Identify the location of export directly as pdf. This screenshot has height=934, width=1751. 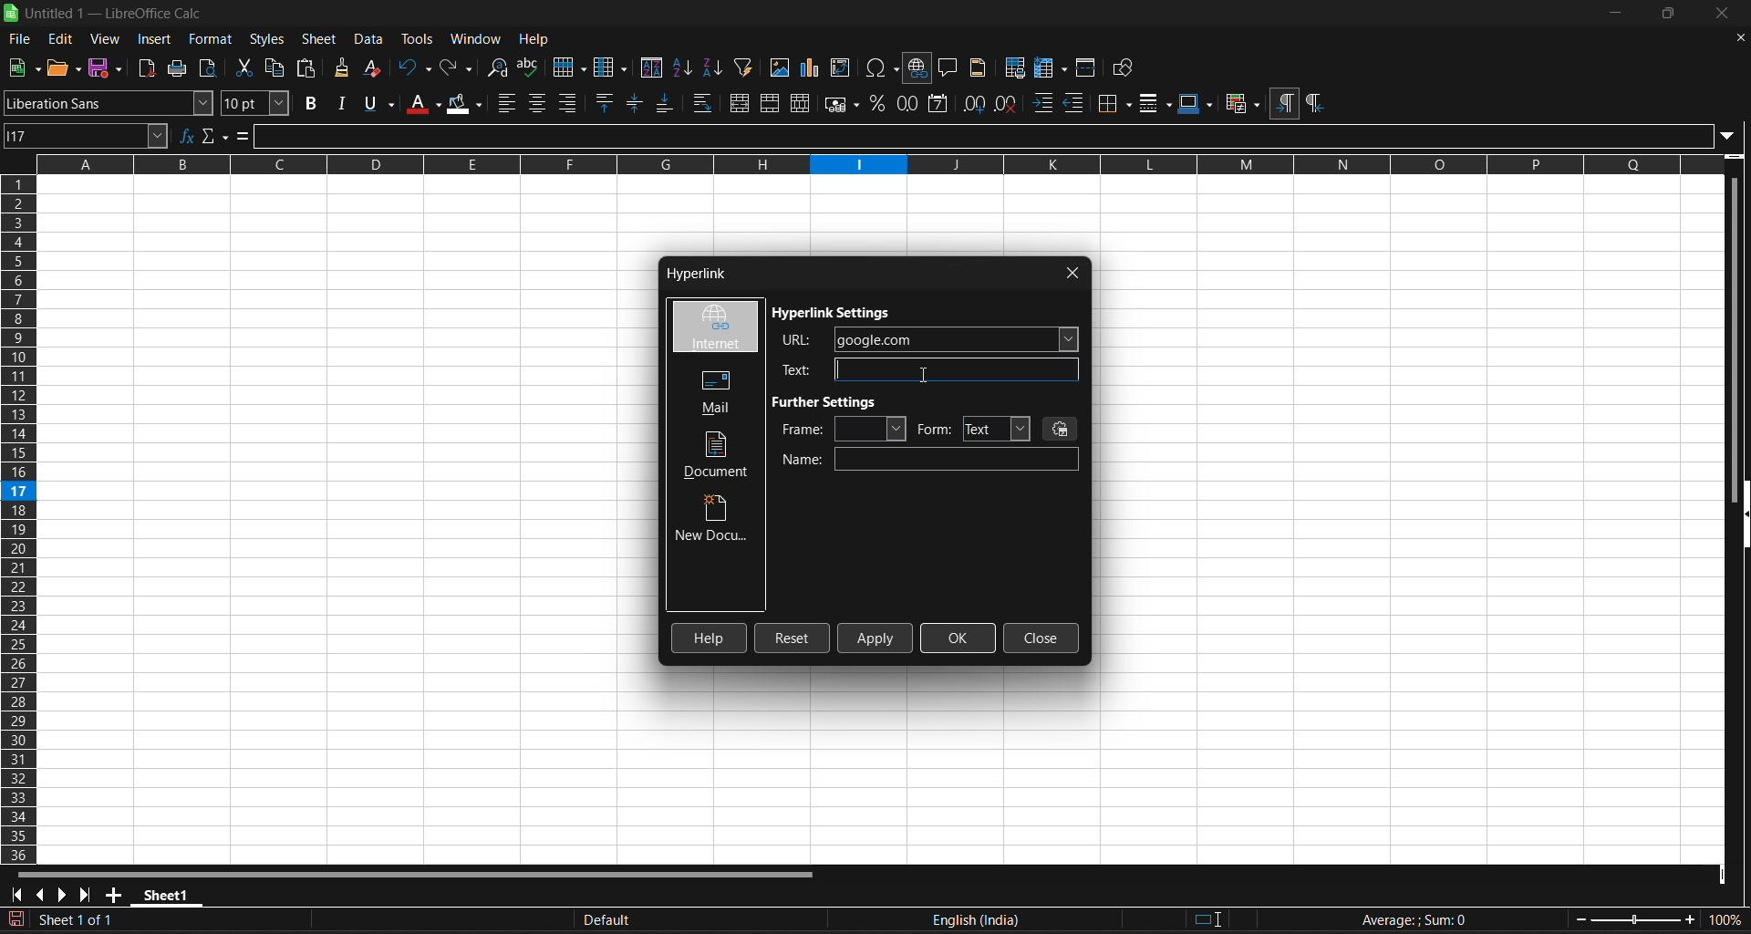
(149, 67).